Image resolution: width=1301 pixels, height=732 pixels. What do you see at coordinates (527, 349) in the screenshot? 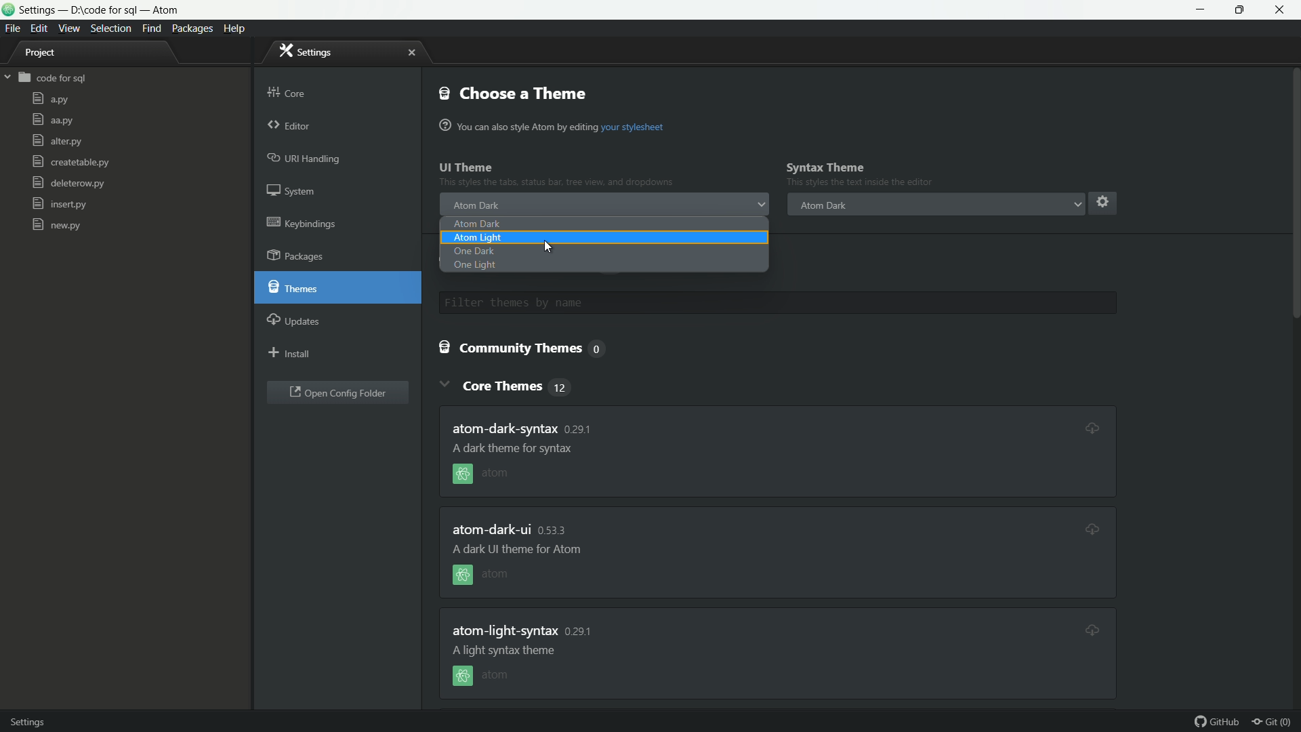
I see `community theme` at bounding box center [527, 349].